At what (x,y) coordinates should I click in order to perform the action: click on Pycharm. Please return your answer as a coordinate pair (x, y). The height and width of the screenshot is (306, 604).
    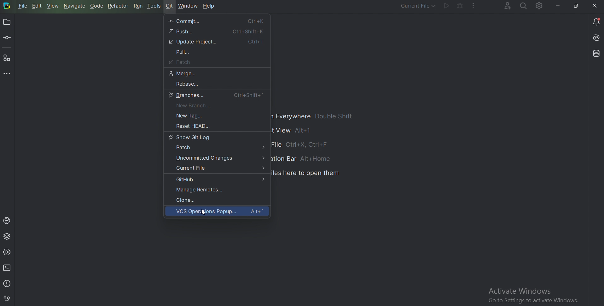
    Looking at the image, I should click on (7, 6).